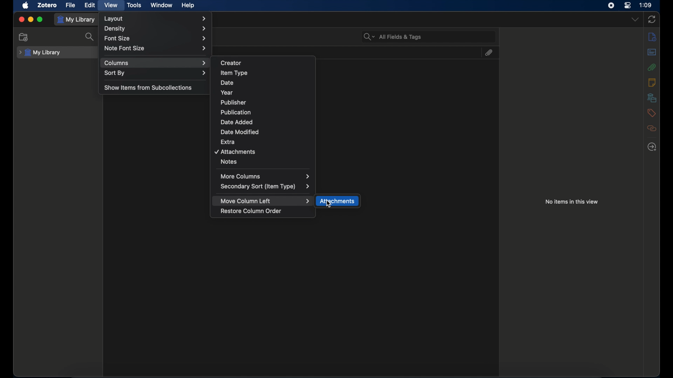 The height and width of the screenshot is (378, 673). Describe the element at coordinates (40, 52) in the screenshot. I see `my library` at that location.